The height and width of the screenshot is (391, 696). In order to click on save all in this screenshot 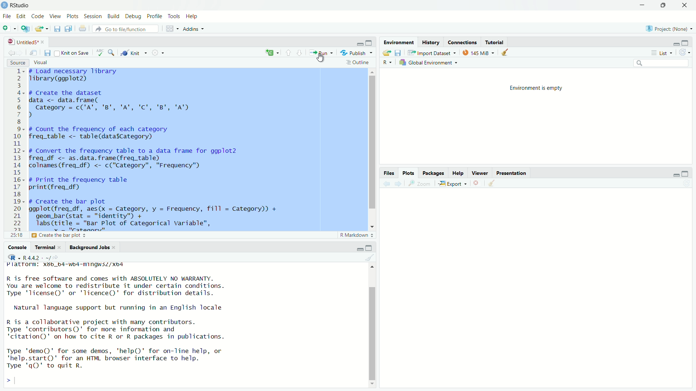, I will do `click(70, 29)`.